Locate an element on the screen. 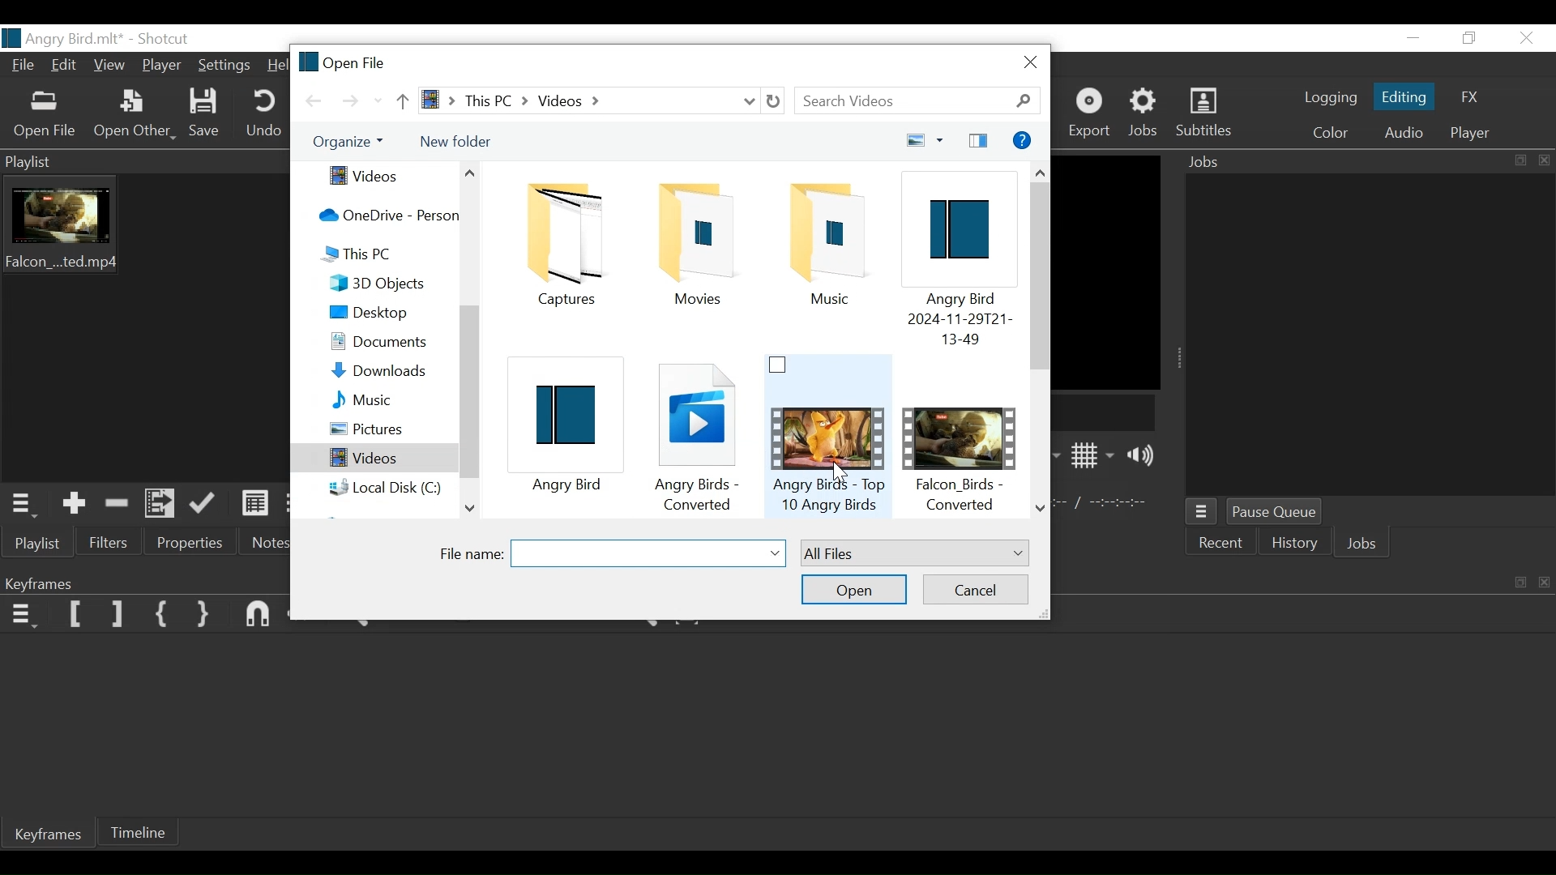  Add files to Playlist is located at coordinates (158, 504).